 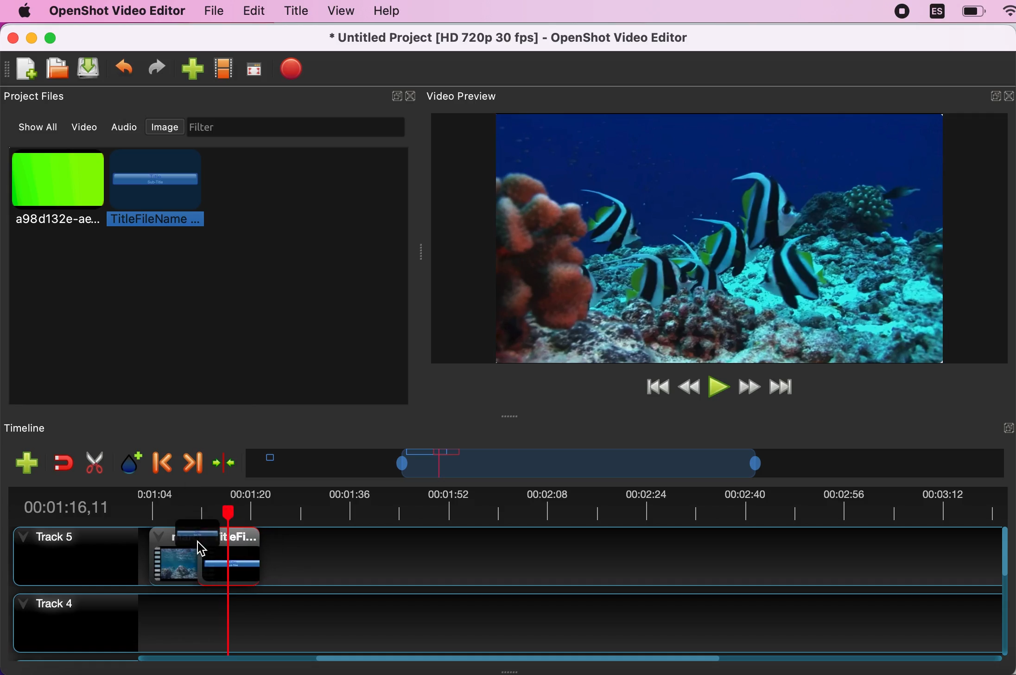 What do you see at coordinates (973, 11) in the screenshot?
I see `battery` at bounding box center [973, 11].